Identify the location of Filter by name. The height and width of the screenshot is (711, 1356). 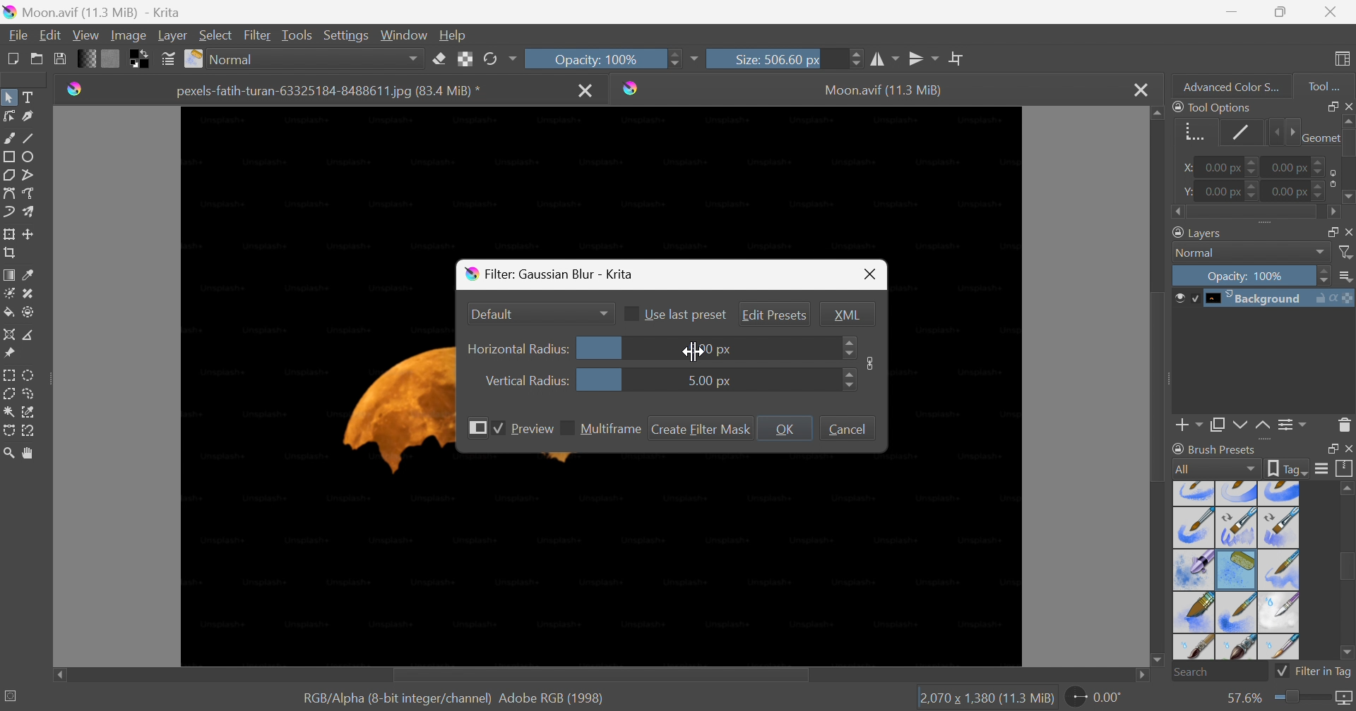
(1346, 251).